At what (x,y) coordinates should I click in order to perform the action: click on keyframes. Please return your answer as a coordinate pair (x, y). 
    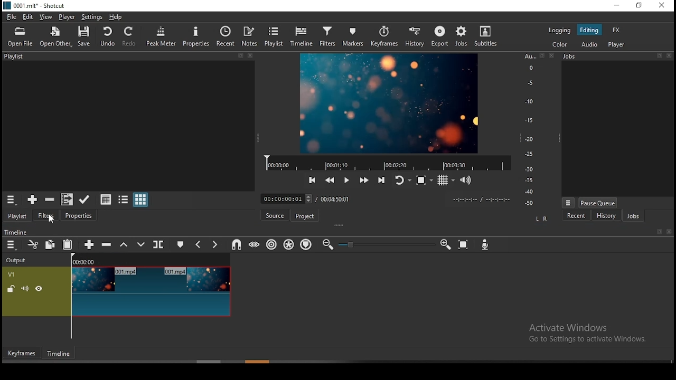
    Looking at the image, I should click on (384, 35).